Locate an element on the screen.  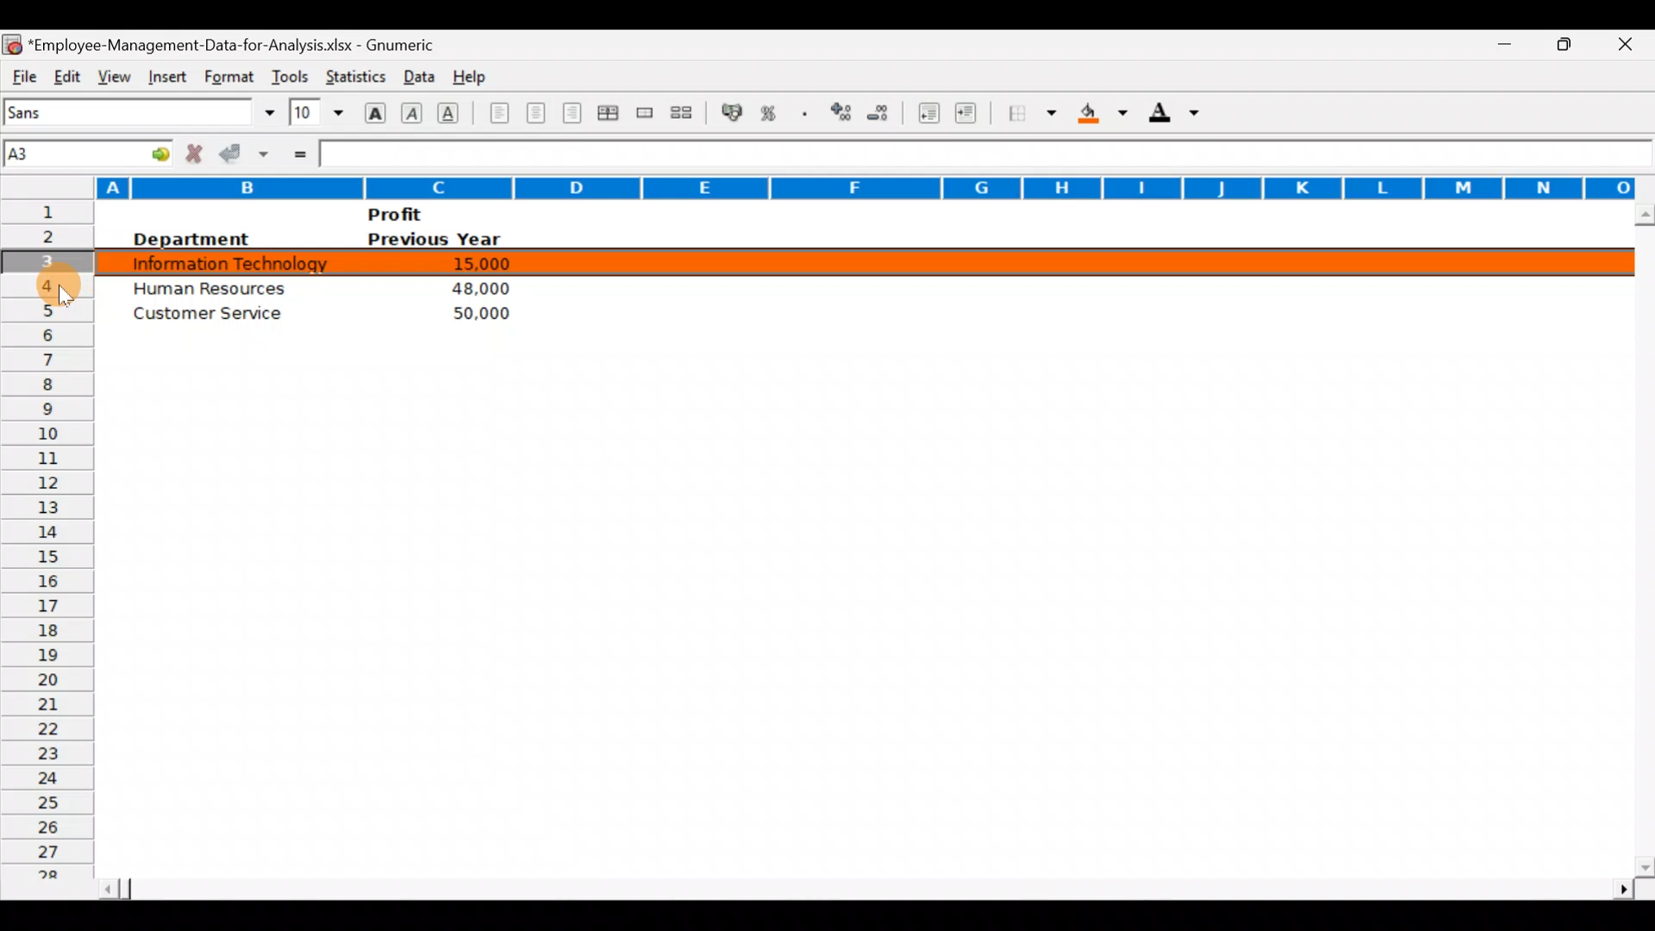
50,000 is located at coordinates (474, 313).